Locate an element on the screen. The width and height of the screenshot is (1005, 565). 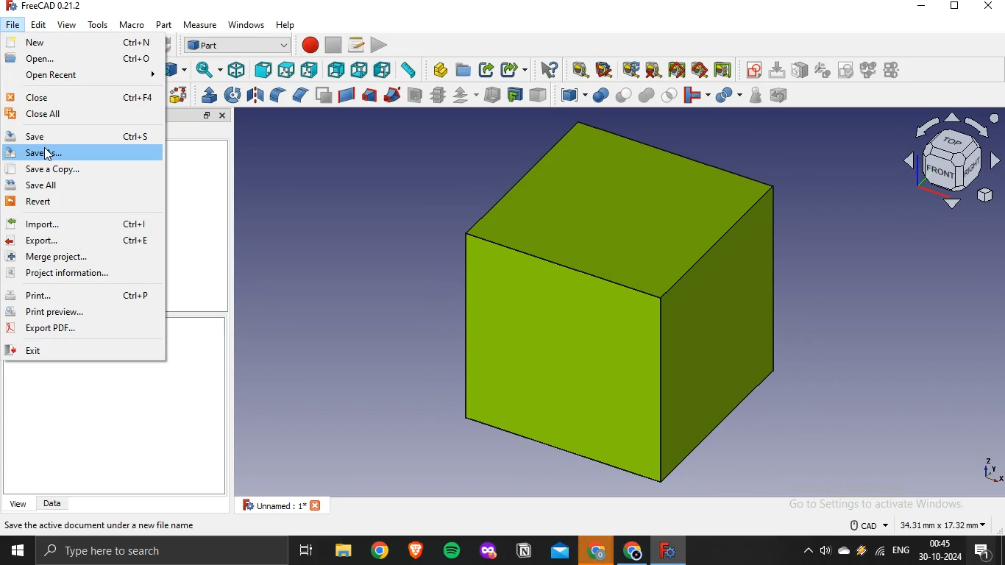
icon is located at coordinates (824, 69).